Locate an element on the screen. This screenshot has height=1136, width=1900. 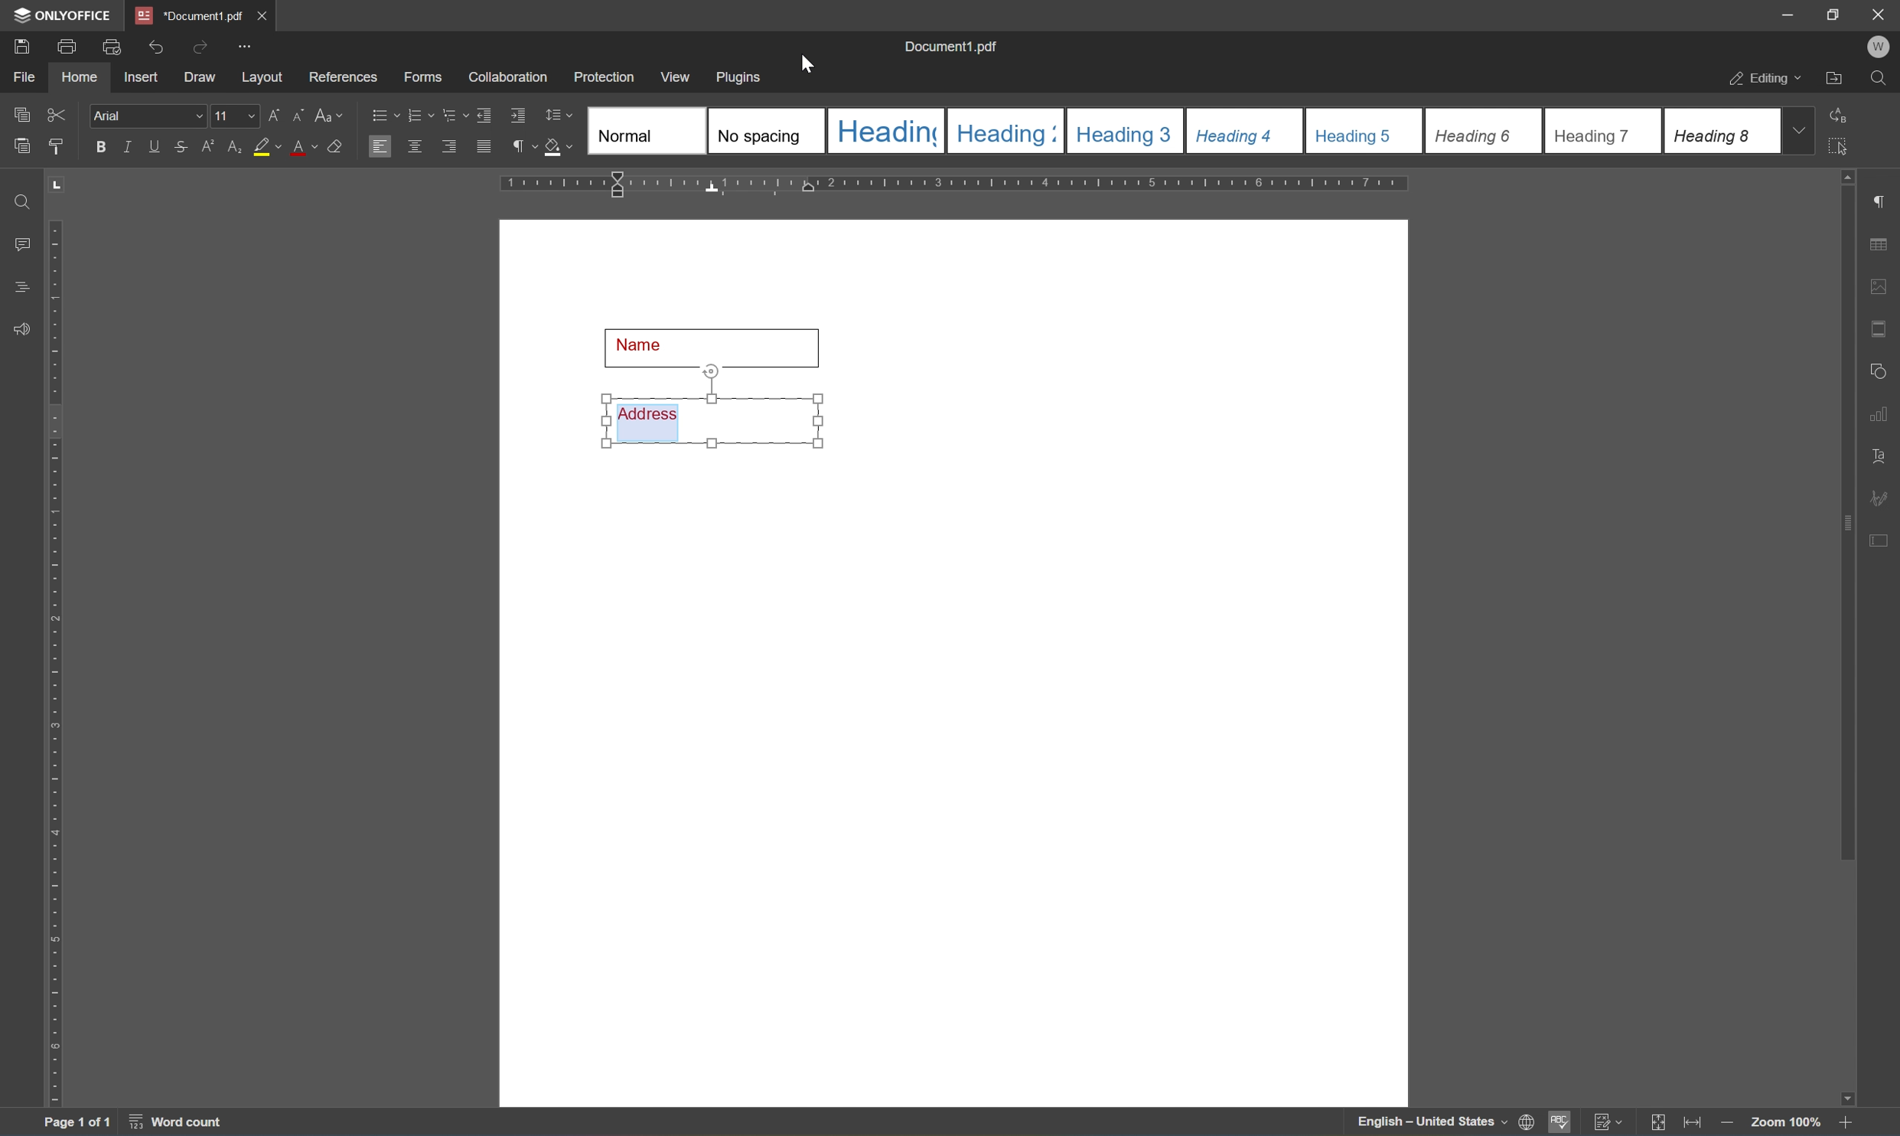
justified is located at coordinates (484, 145).